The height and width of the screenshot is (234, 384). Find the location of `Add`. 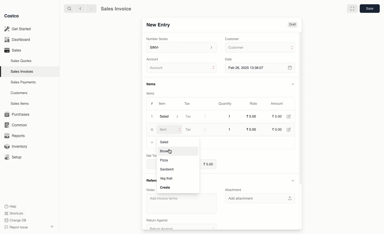

Add is located at coordinates (152, 142).